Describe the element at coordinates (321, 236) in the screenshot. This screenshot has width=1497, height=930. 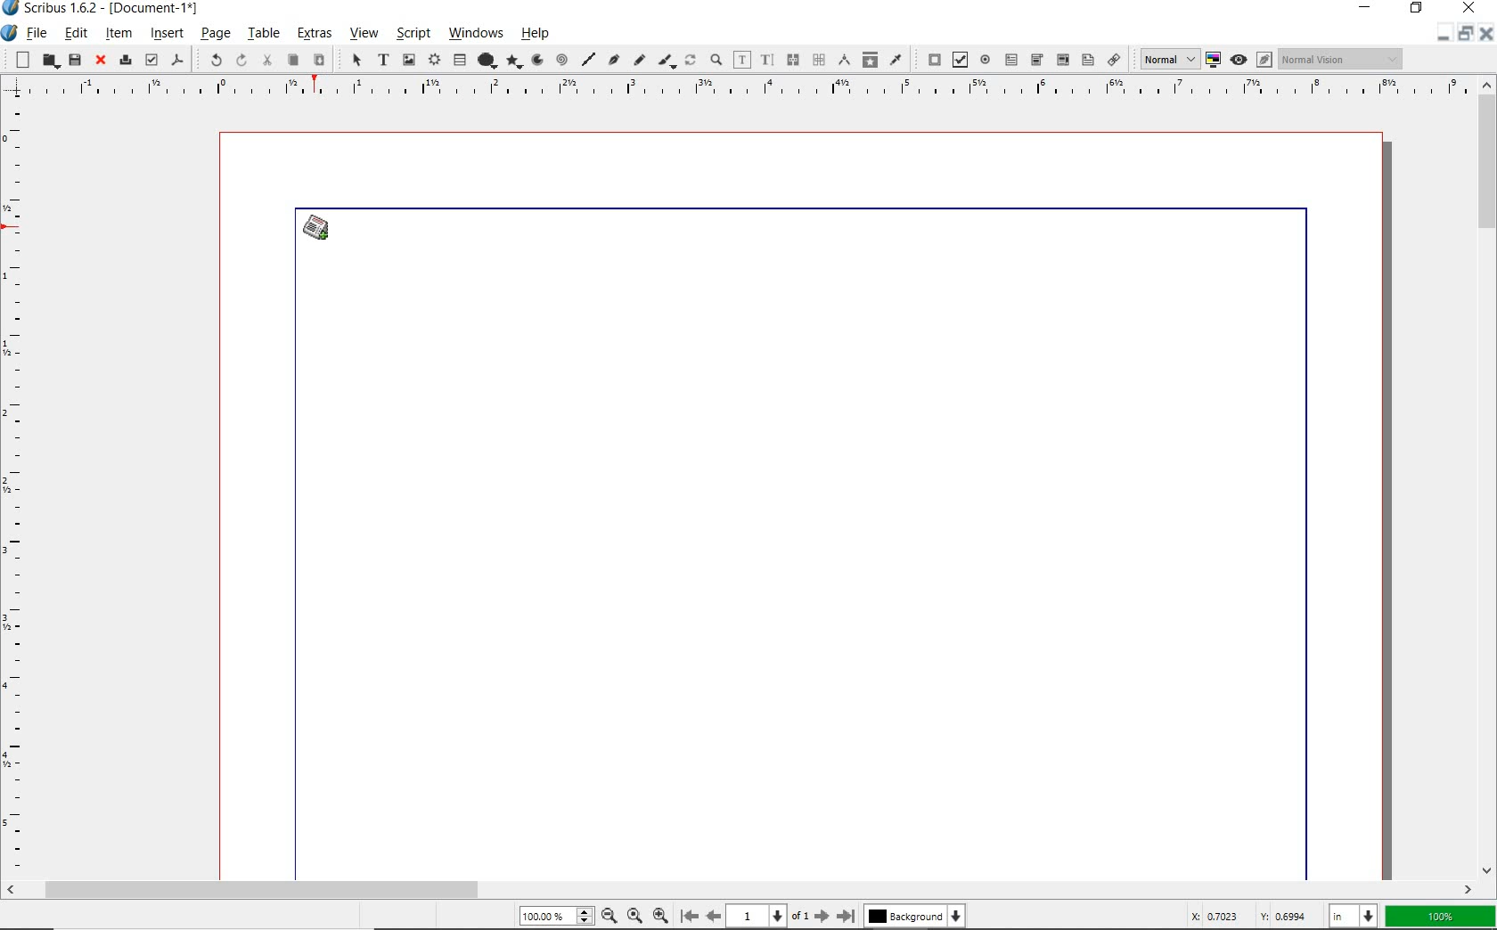
I see `Cursor Position` at that location.